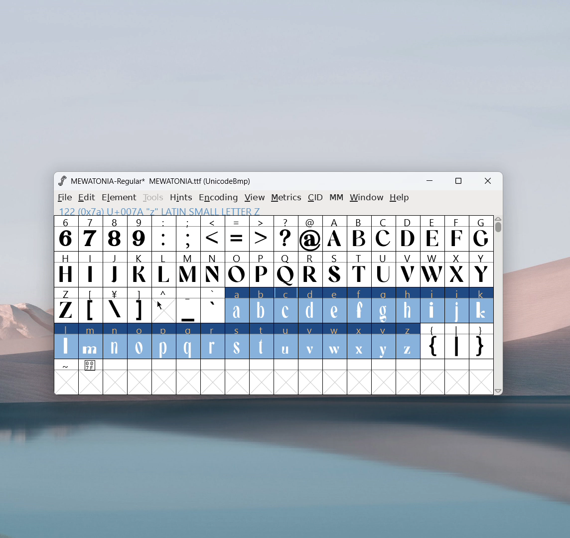  I want to click on >, so click(262, 234).